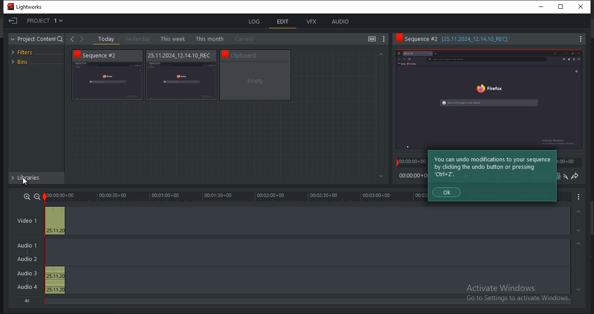 Image resolution: width=594 pixels, height=314 pixels. Describe the element at coordinates (467, 39) in the screenshot. I see `Sequence information` at that location.